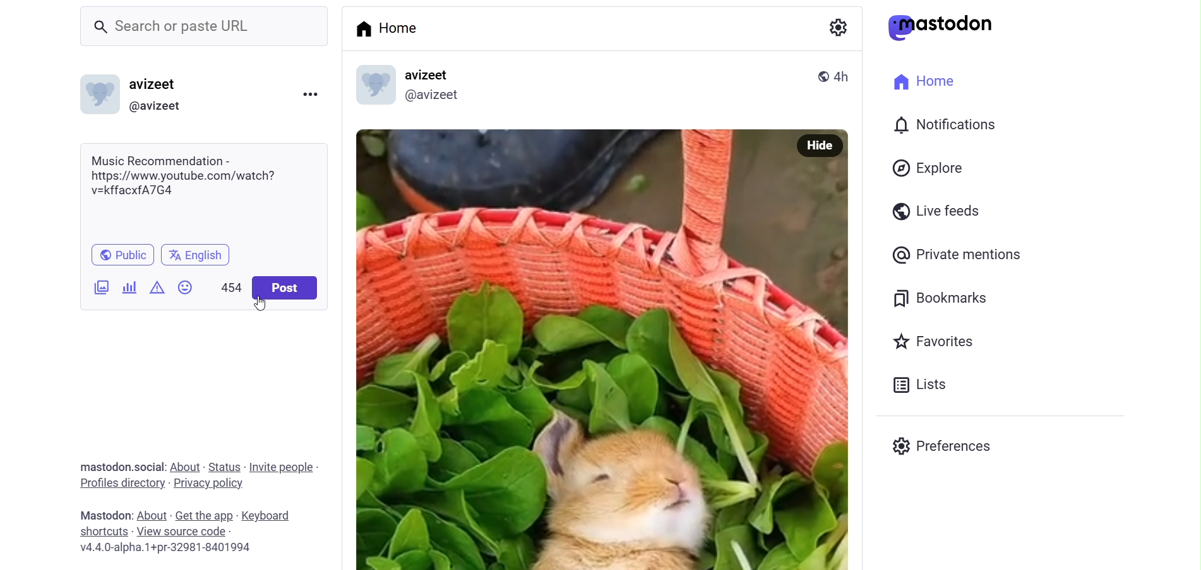 Image resolution: width=1201 pixels, height=570 pixels. Describe the element at coordinates (206, 183) in the screenshot. I see `https://www.youtube.com/watch?
v=kffacxfA7G4` at that location.